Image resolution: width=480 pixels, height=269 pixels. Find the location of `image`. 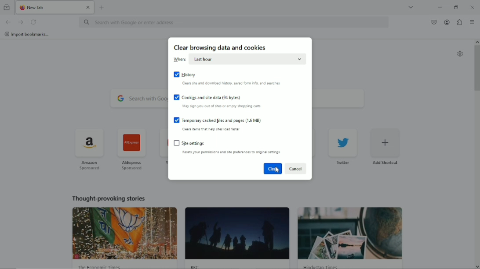

image is located at coordinates (125, 233).